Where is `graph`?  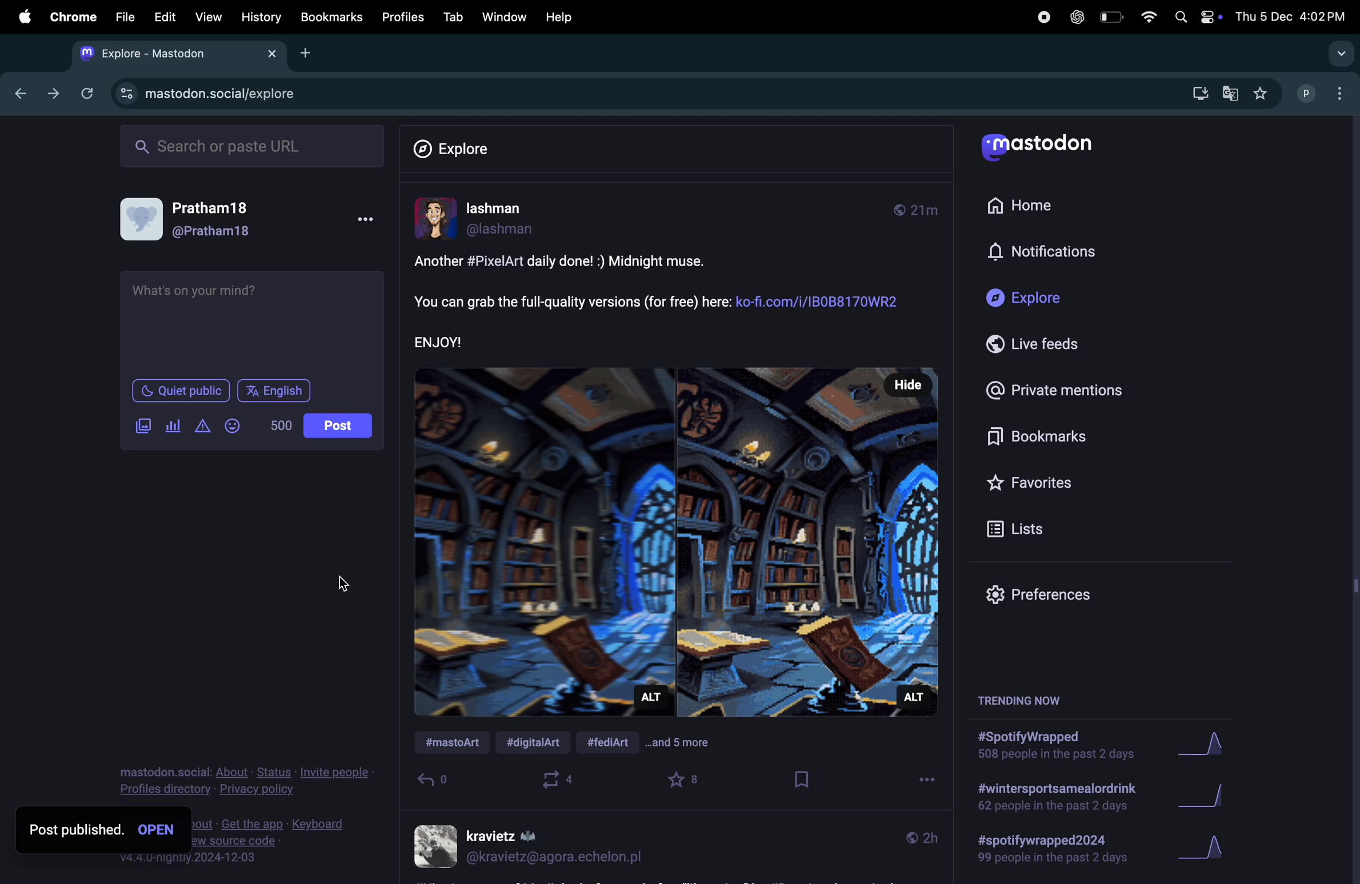
graph is located at coordinates (1209, 851).